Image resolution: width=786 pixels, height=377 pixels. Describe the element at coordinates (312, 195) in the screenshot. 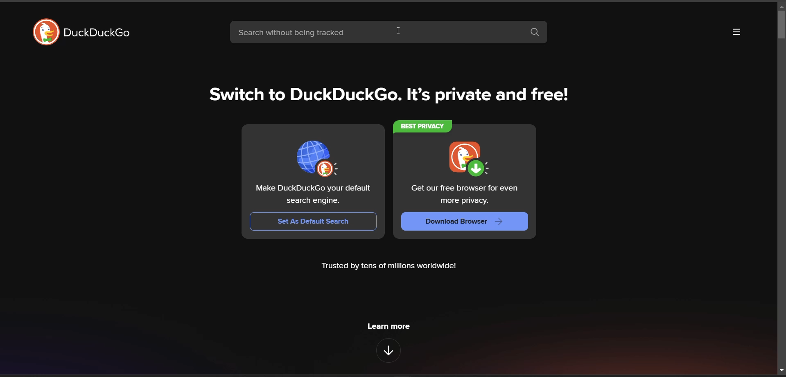

I see `text` at that location.